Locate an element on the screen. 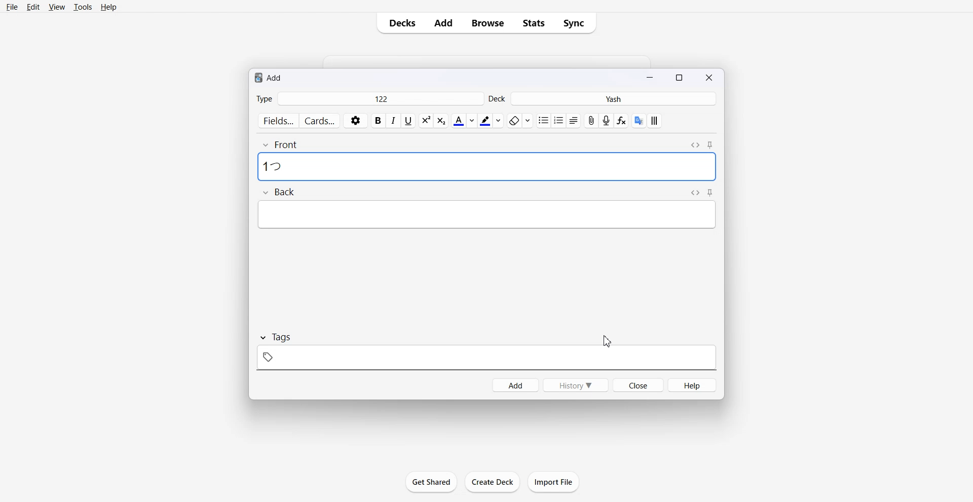 The width and height of the screenshot is (973, 502). Order list is located at coordinates (558, 120).